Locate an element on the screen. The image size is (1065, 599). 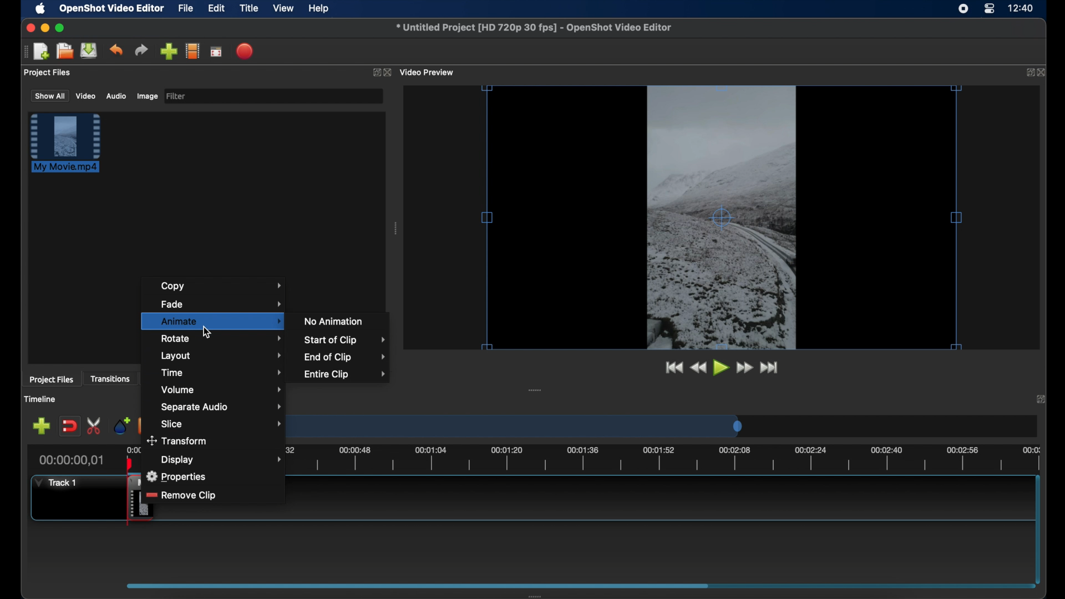
volume menu is located at coordinates (222, 389).